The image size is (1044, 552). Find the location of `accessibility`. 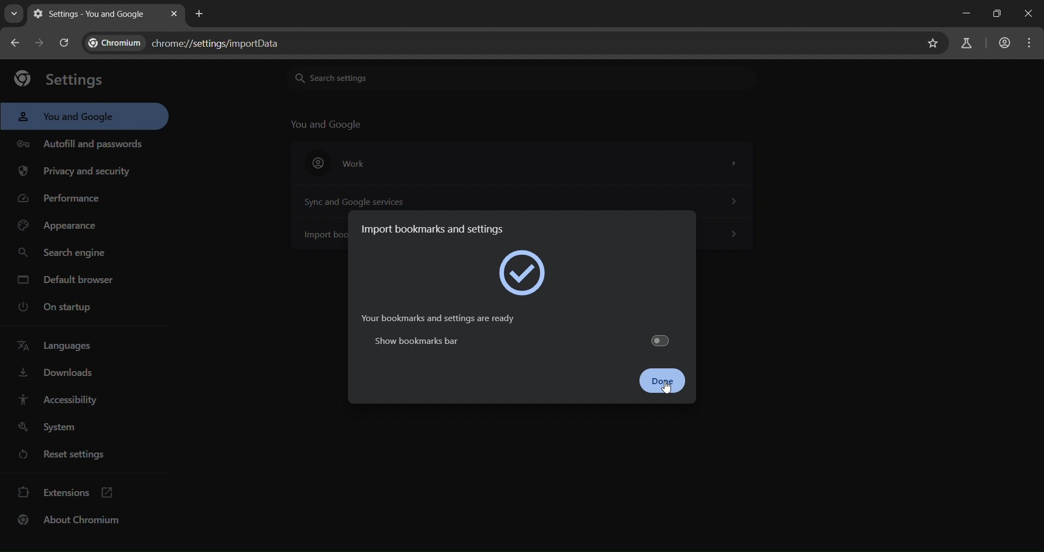

accessibility is located at coordinates (63, 400).